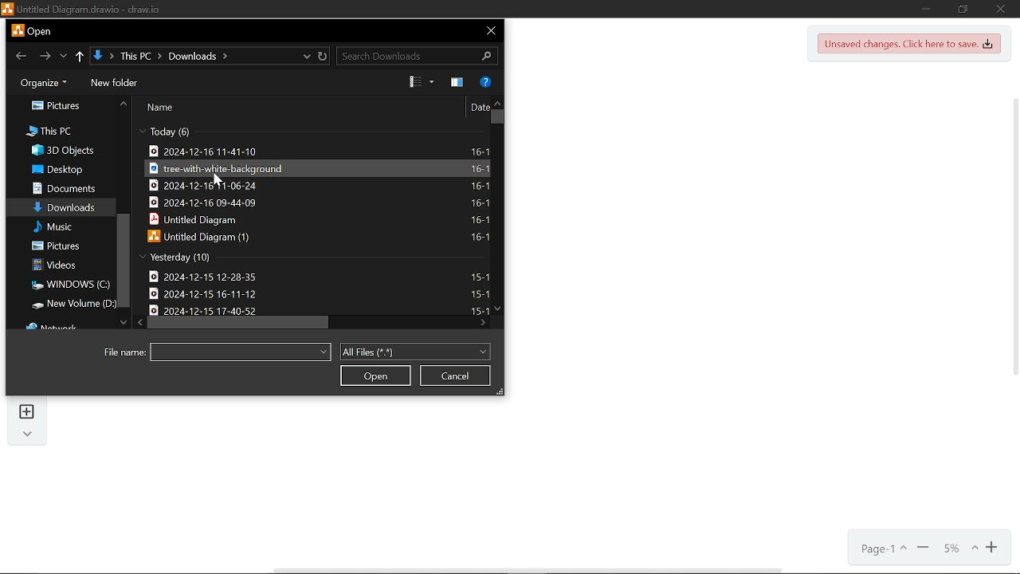 Image resolution: width=1020 pixels, height=574 pixels. Describe the element at coordinates (29, 436) in the screenshot. I see `collapse` at that location.